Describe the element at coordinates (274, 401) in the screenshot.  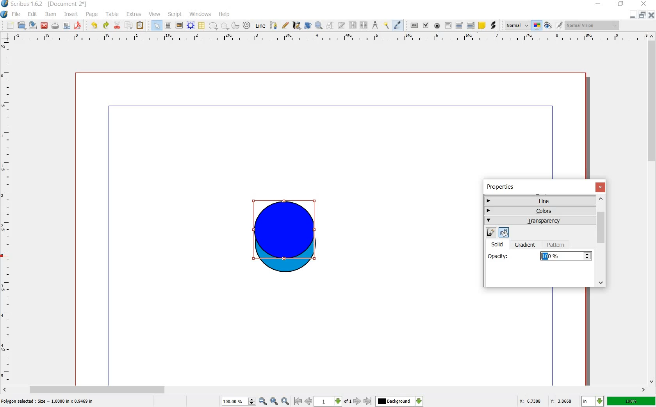
I see `zoom to` at that location.